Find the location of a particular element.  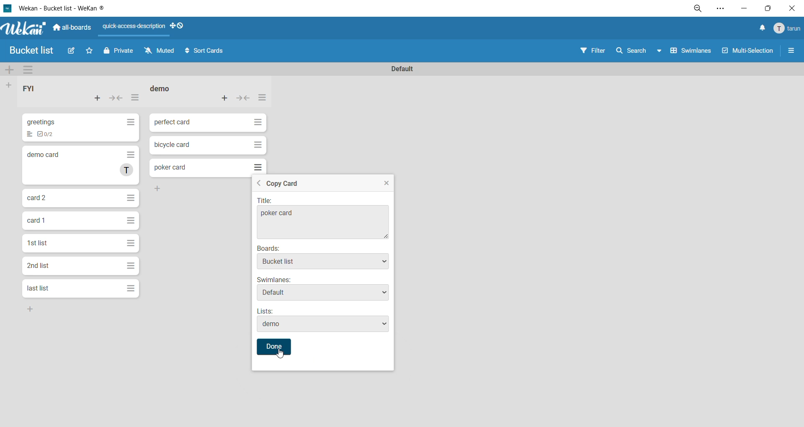

Bucket list is located at coordinates (321, 262).